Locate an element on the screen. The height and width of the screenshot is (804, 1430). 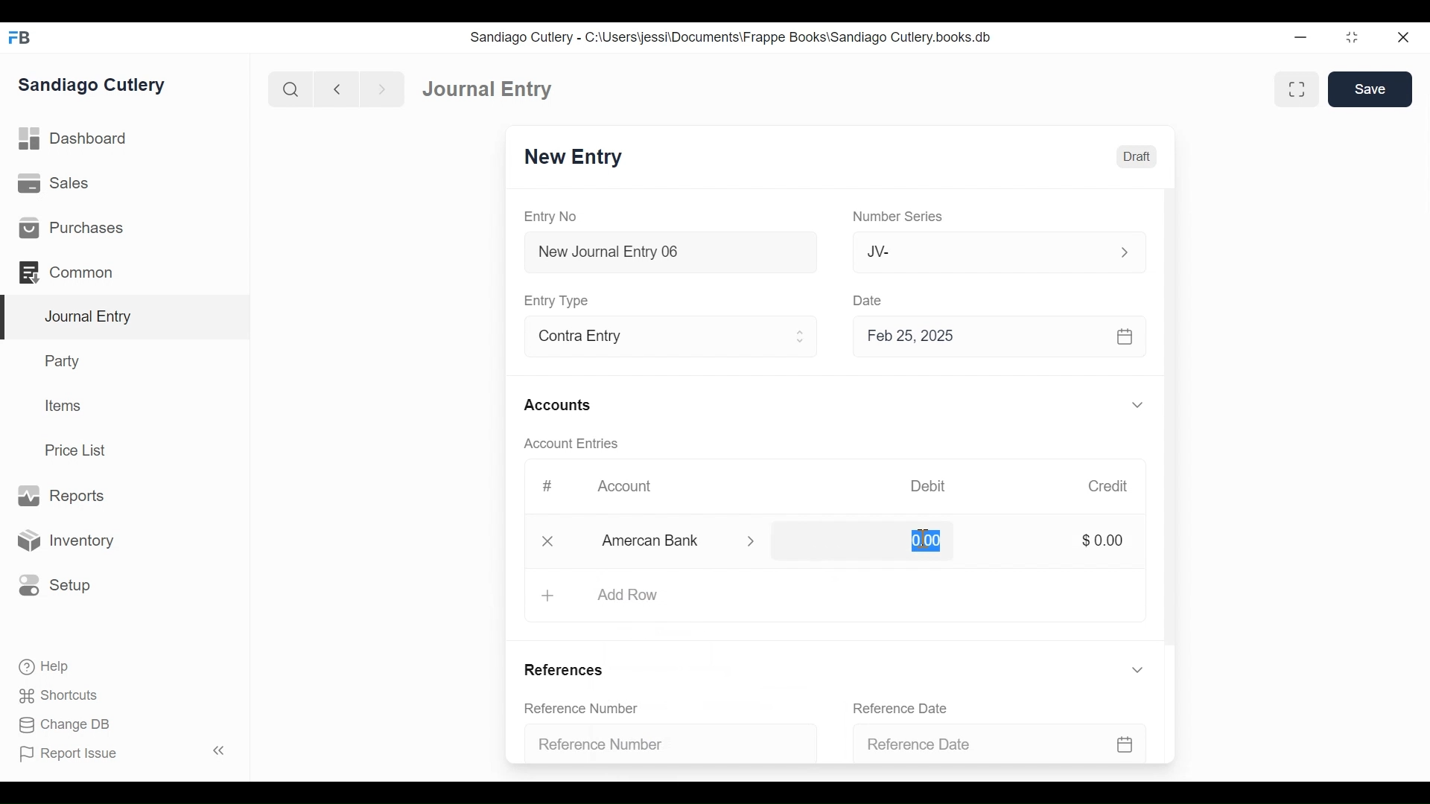
close is located at coordinates (551, 540).